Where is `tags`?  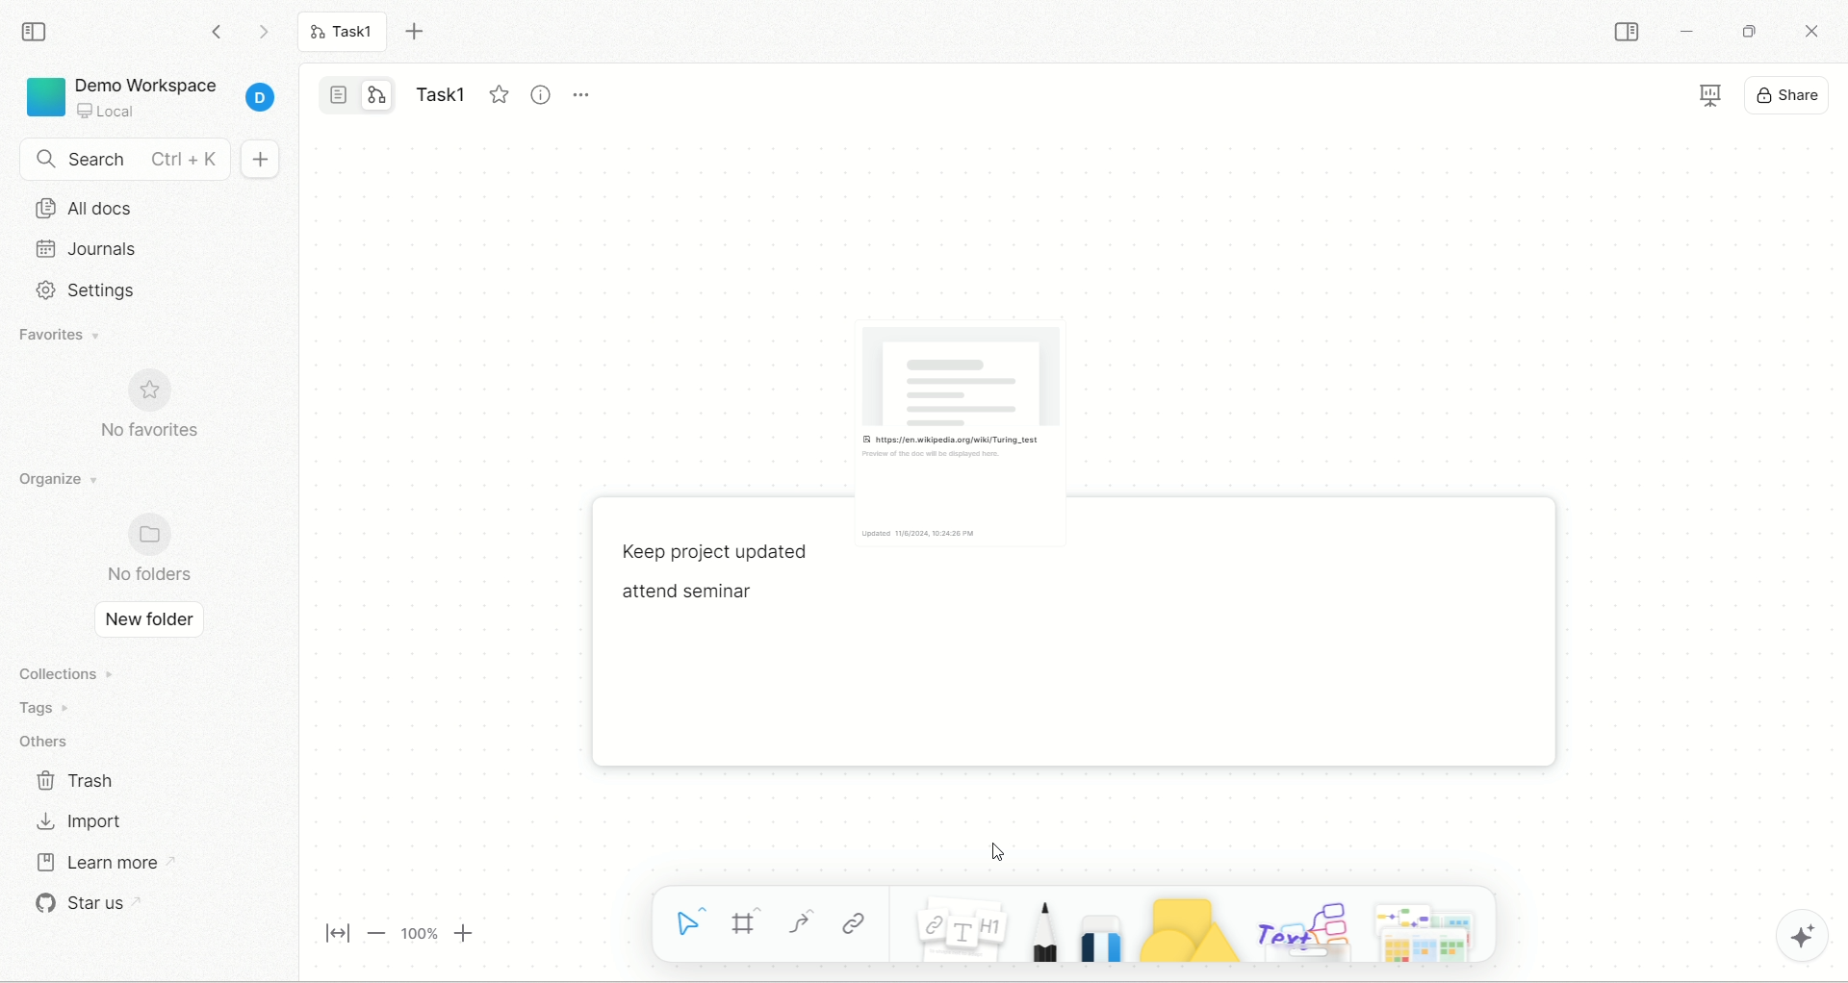 tags is located at coordinates (56, 708).